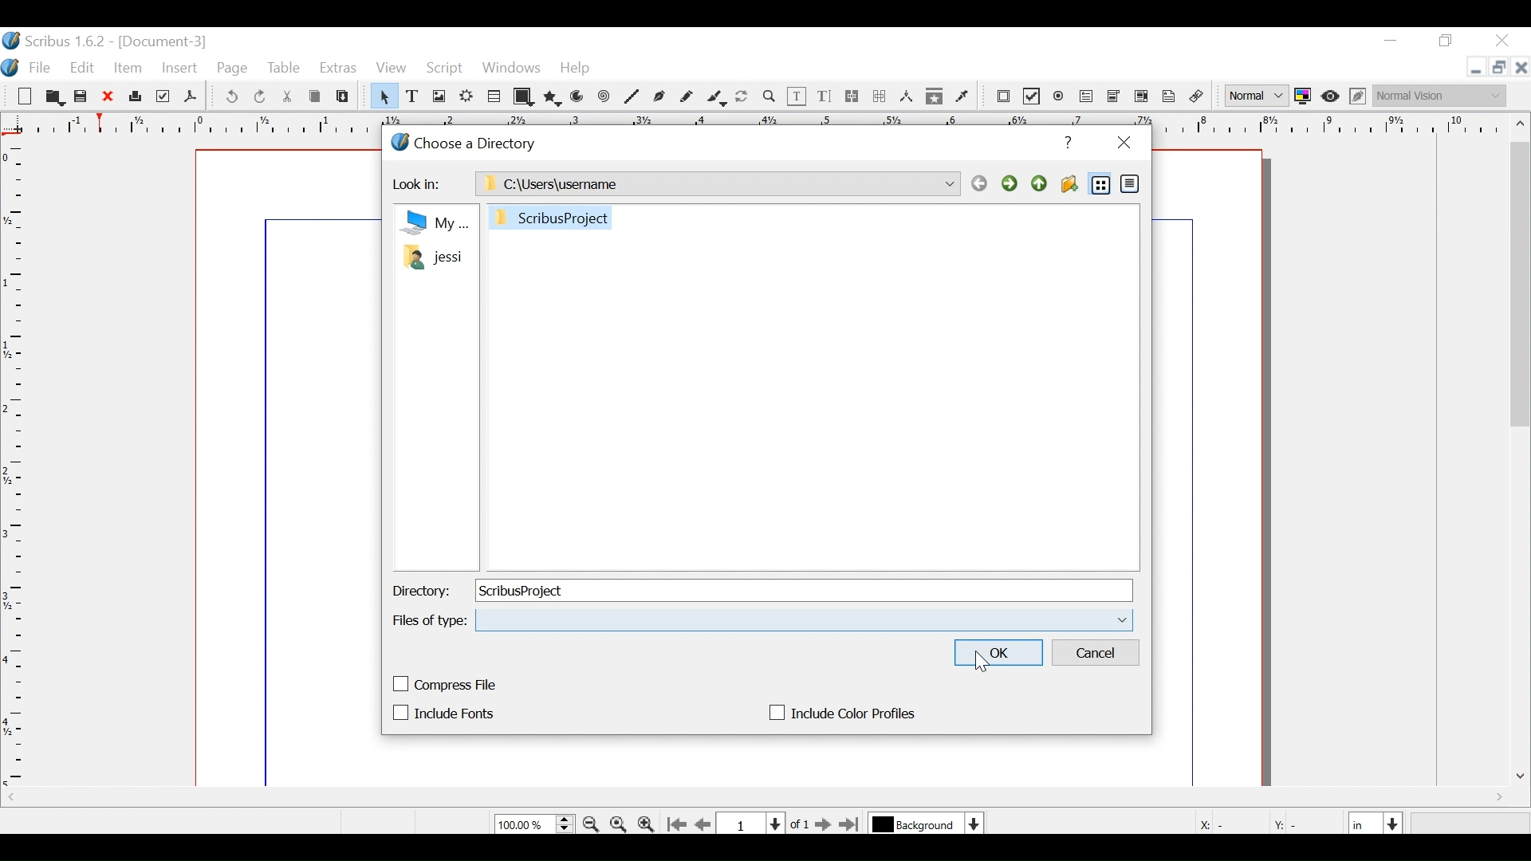 The height and width of the screenshot is (861, 1531). Describe the element at coordinates (935, 97) in the screenshot. I see `Copy items in Editor` at that location.